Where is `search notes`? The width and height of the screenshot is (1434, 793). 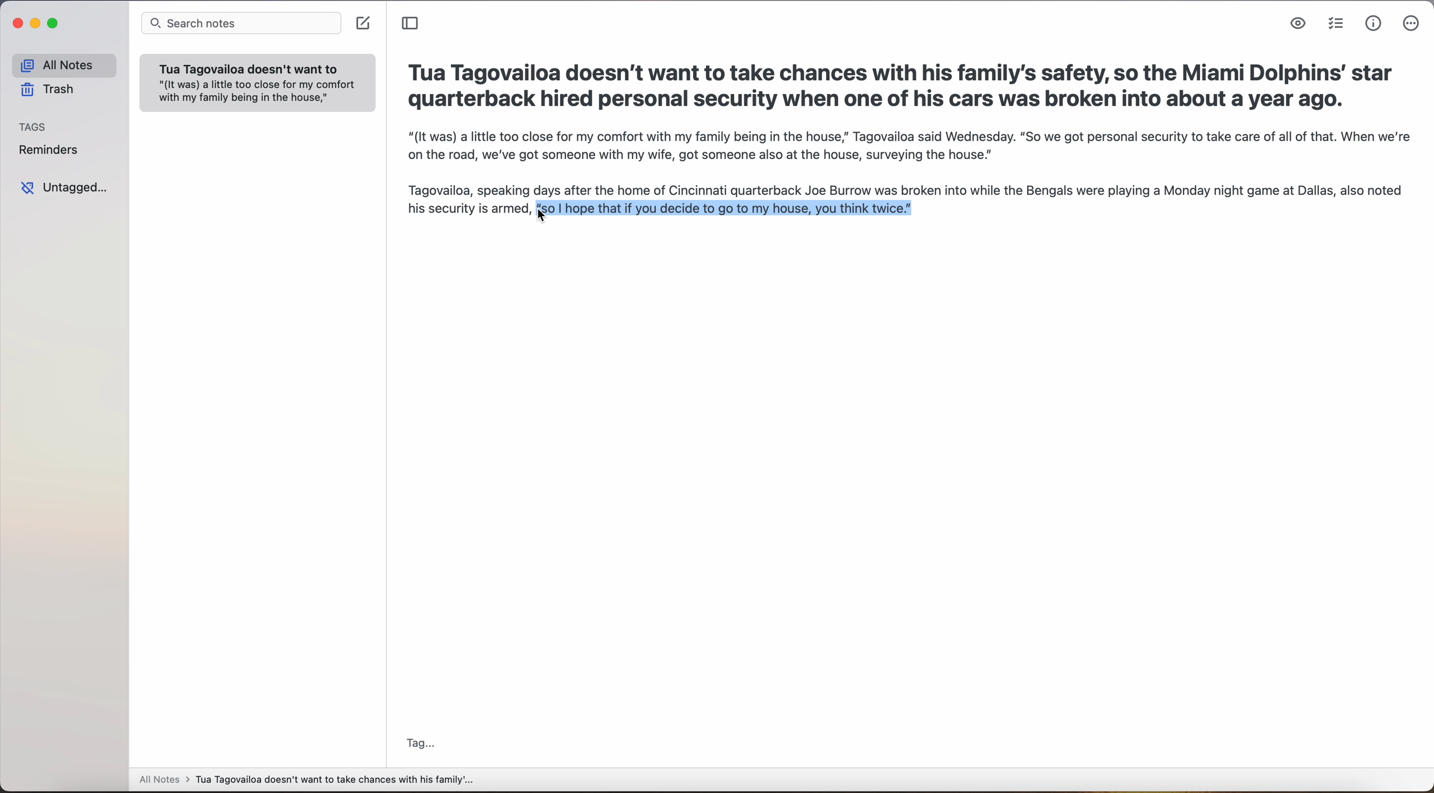
search notes is located at coordinates (241, 24).